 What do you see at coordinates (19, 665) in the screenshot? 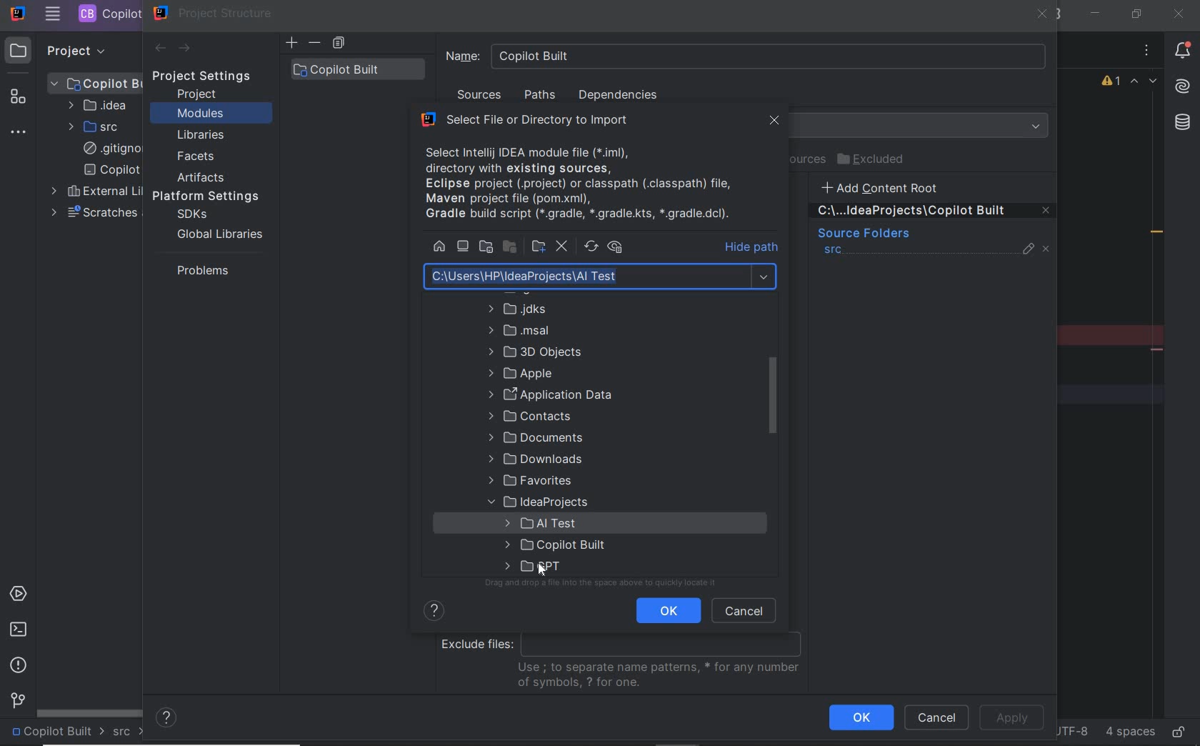
I see `problems` at bounding box center [19, 665].